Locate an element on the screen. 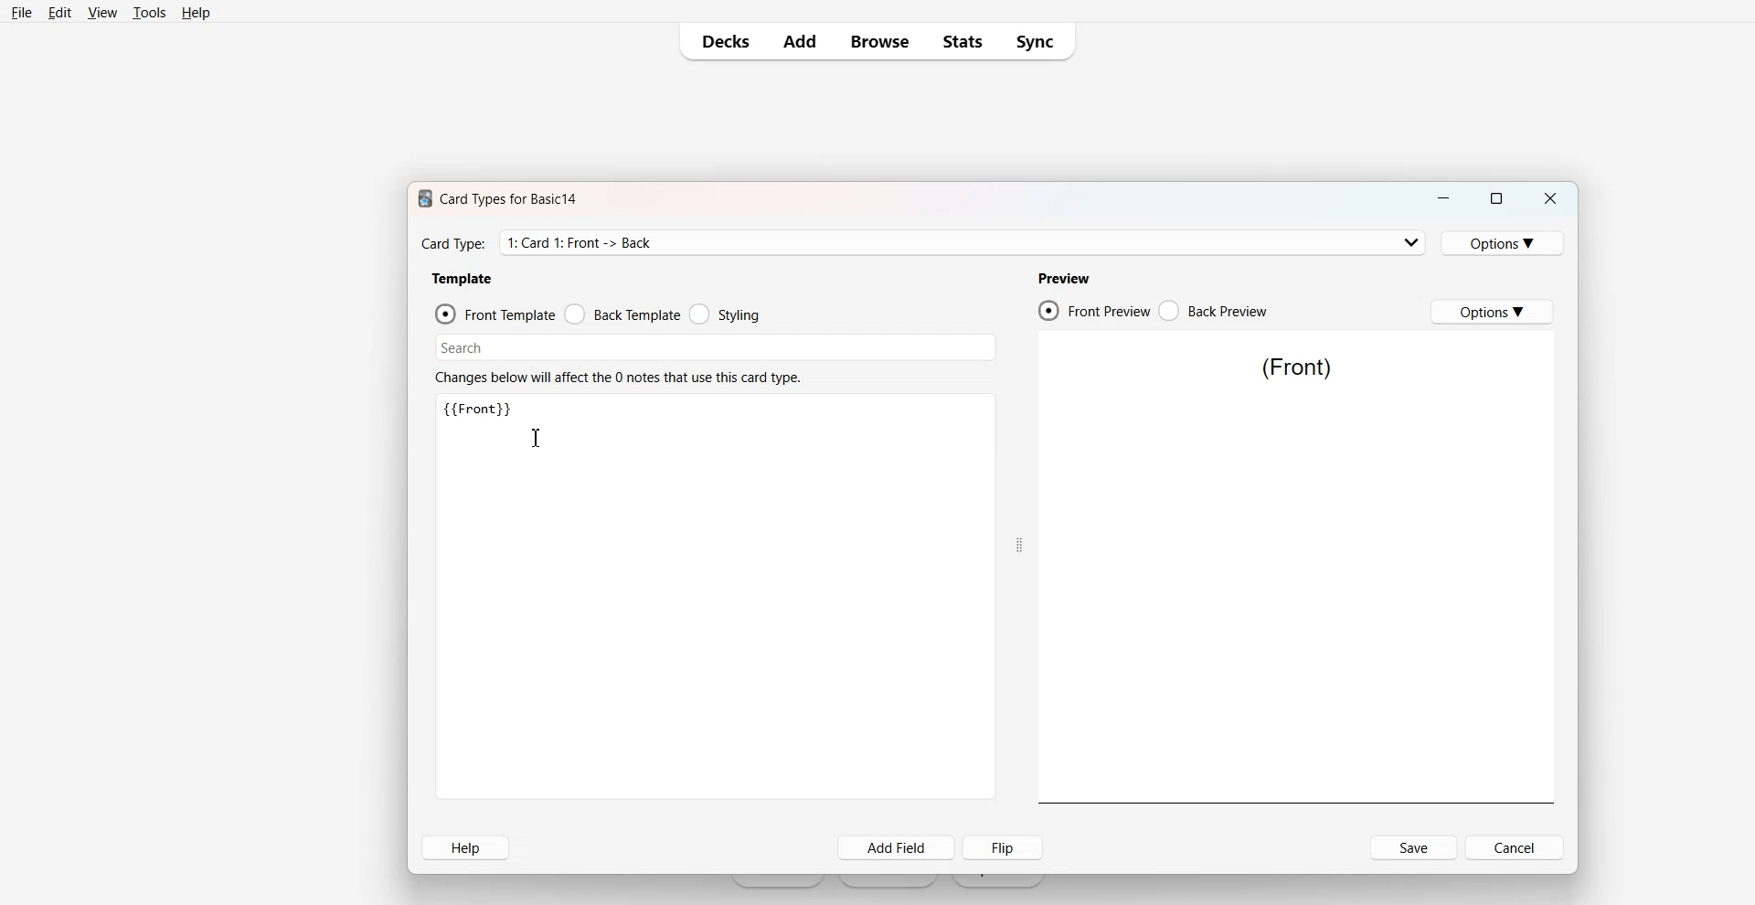 This screenshot has width=1755, height=905. Create Deck is located at coordinates (888, 882).